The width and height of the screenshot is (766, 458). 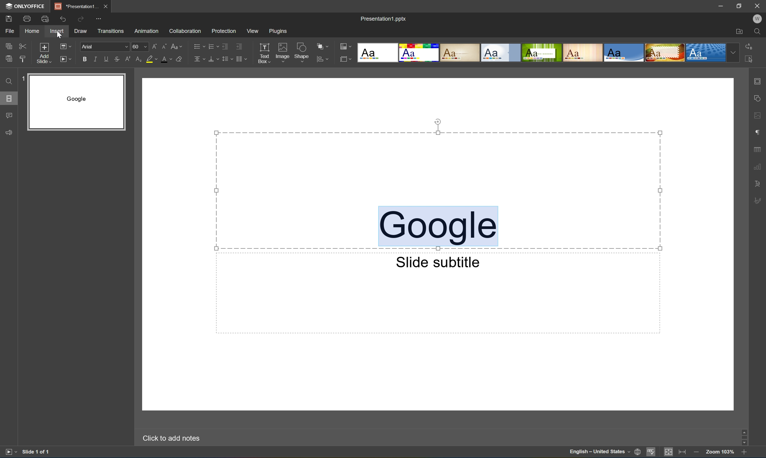 What do you see at coordinates (638, 452) in the screenshot?
I see `Set document language` at bounding box center [638, 452].